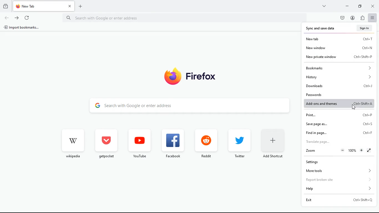  What do you see at coordinates (335, 93) in the screenshot?
I see `passwords` at bounding box center [335, 93].